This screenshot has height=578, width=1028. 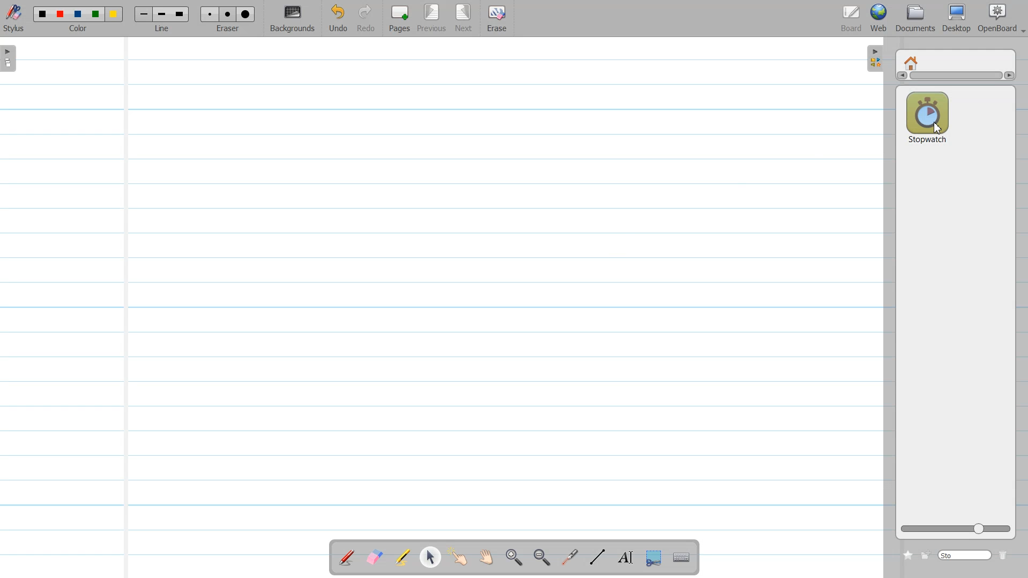 What do you see at coordinates (228, 19) in the screenshot?
I see `Eraser` at bounding box center [228, 19].